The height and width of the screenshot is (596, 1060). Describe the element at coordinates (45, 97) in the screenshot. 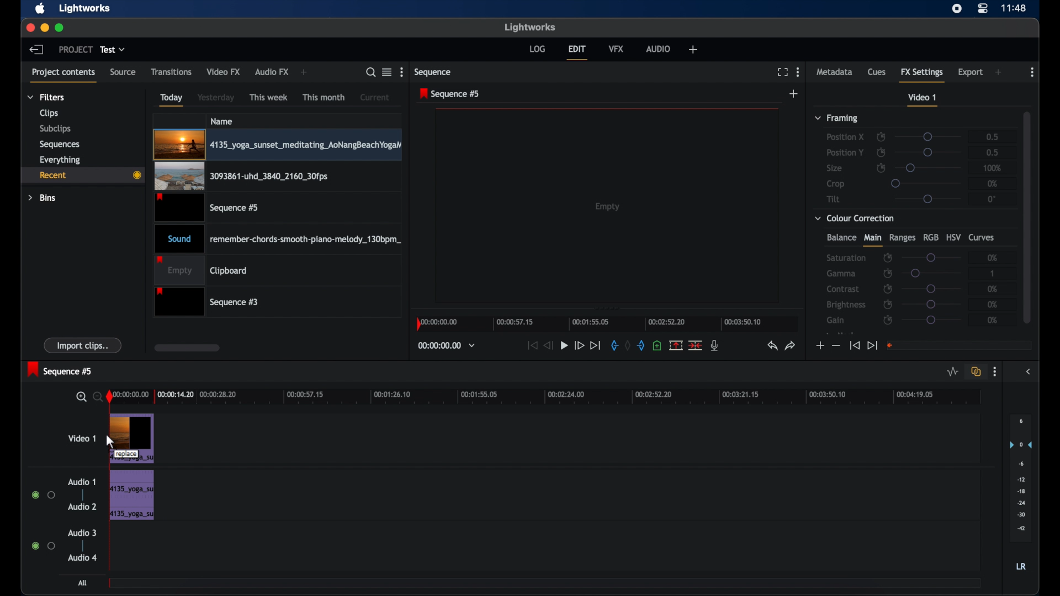

I see `filters` at that location.